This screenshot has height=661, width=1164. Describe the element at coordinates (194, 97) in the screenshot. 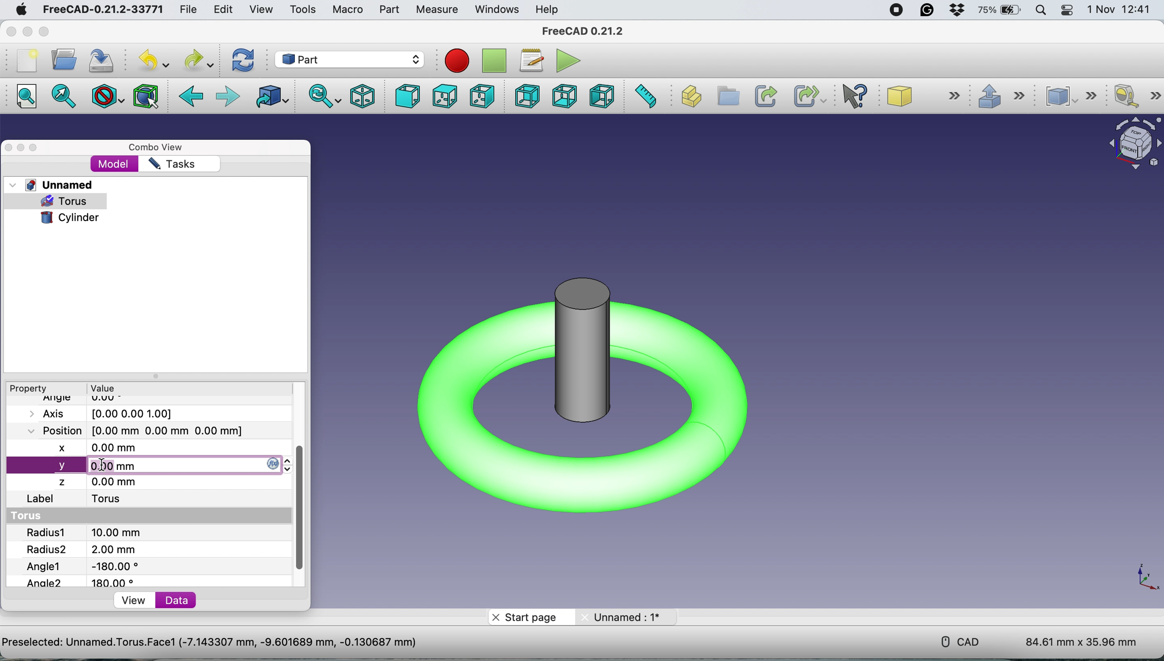

I see `backward` at that location.